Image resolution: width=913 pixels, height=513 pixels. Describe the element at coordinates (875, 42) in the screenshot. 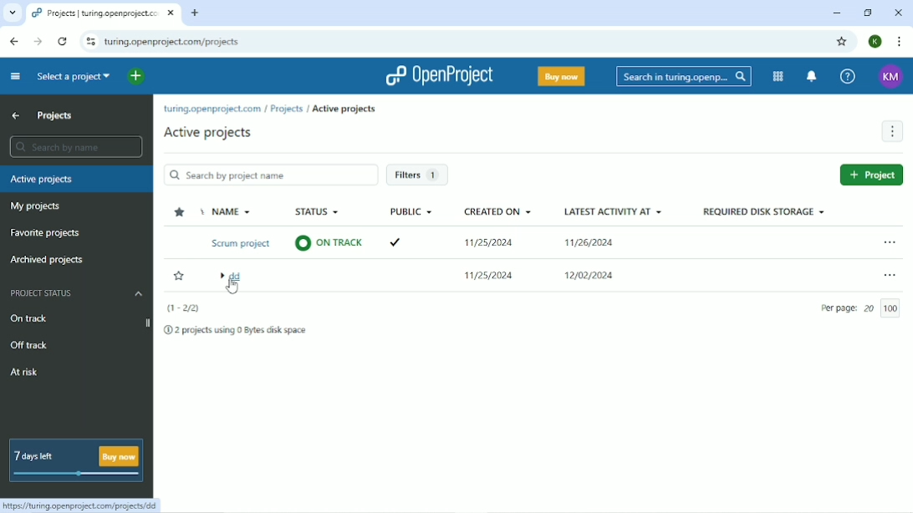

I see `Account` at that location.